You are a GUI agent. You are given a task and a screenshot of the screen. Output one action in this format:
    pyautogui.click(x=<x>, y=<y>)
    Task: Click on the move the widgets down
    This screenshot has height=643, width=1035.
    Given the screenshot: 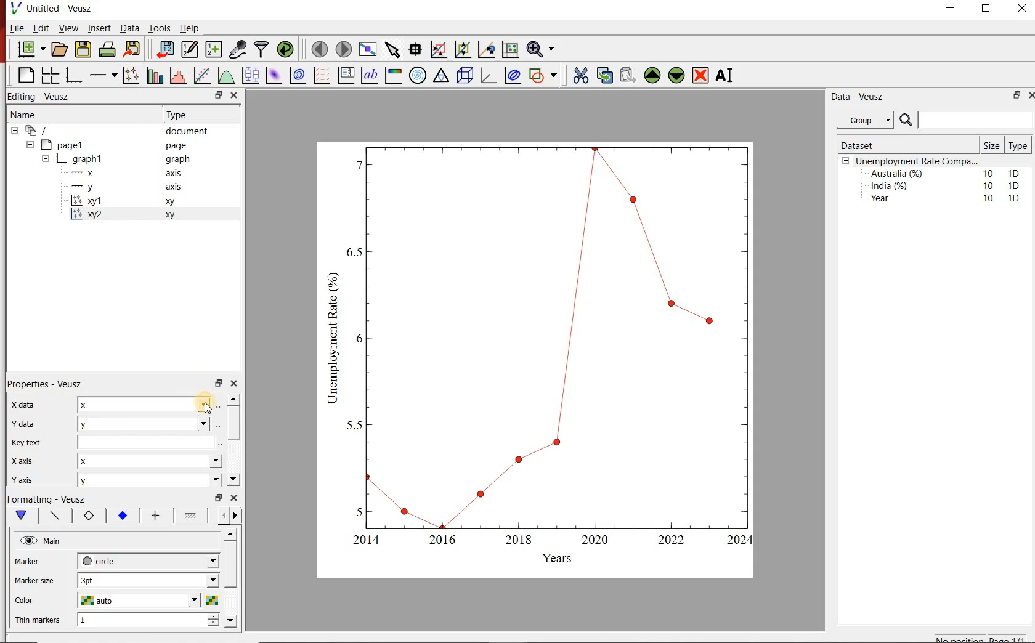 What is the action you would take?
    pyautogui.click(x=675, y=75)
    